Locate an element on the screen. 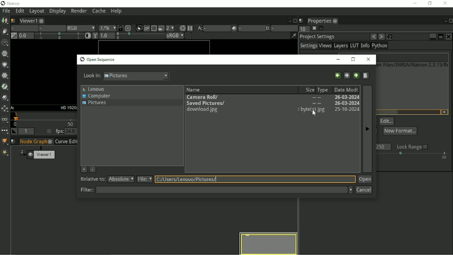  Float pane is located at coordinates (289, 20).